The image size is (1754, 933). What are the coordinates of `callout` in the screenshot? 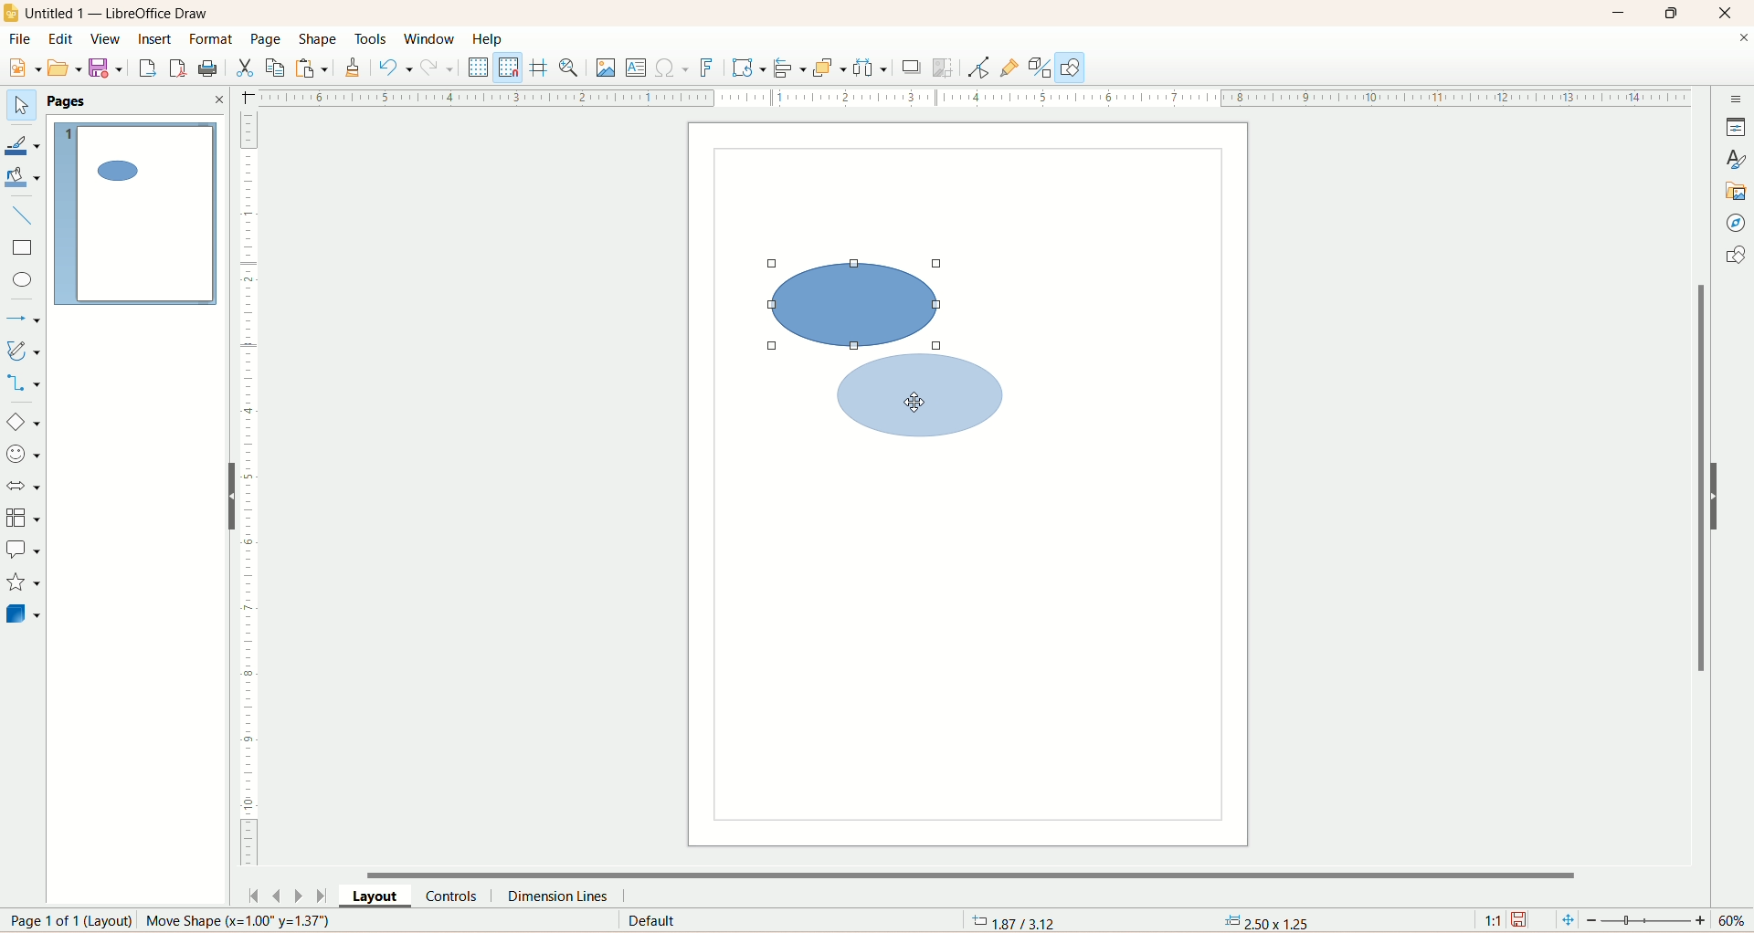 It's located at (22, 550).